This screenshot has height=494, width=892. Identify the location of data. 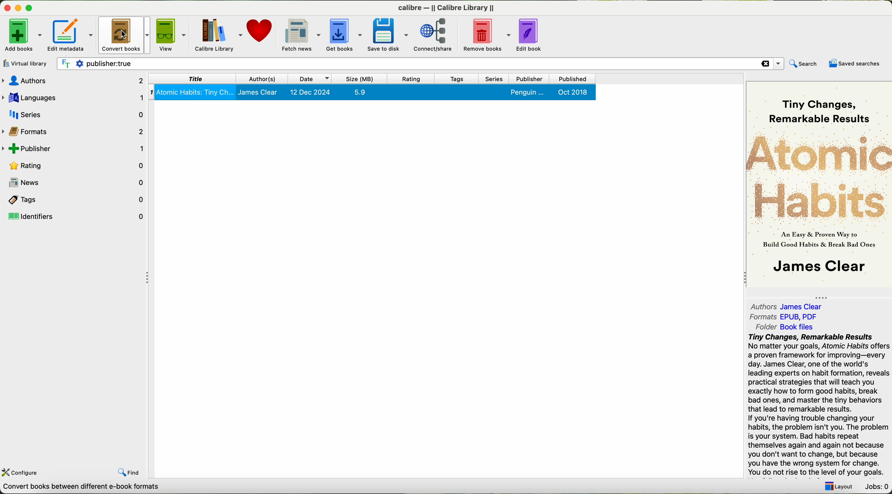
(85, 488).